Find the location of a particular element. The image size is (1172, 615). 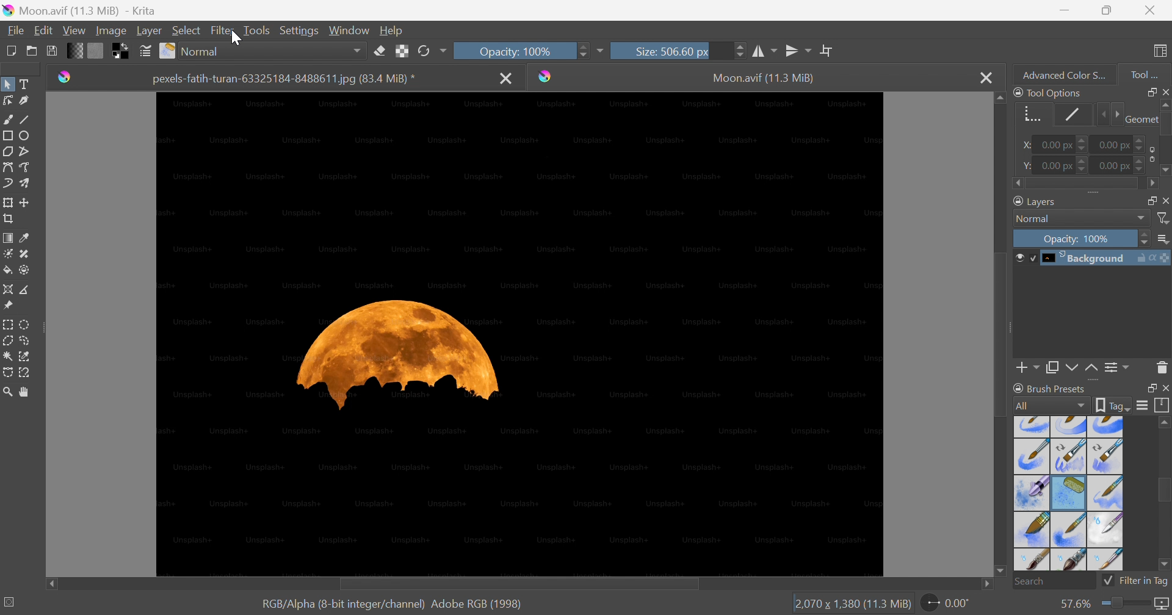

Search is located at coordinates (1054, 581).